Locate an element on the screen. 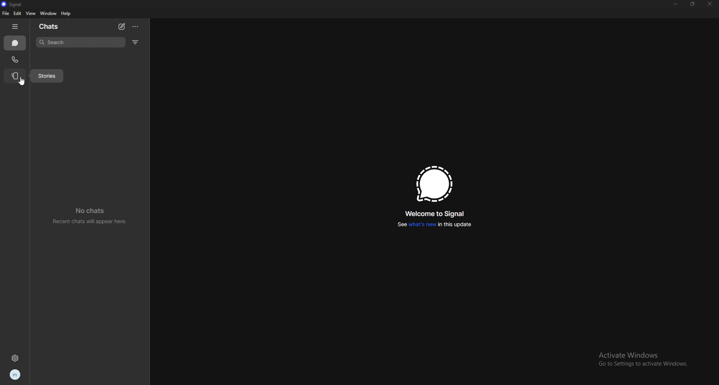  what's new is located at coordinates (422, 224).